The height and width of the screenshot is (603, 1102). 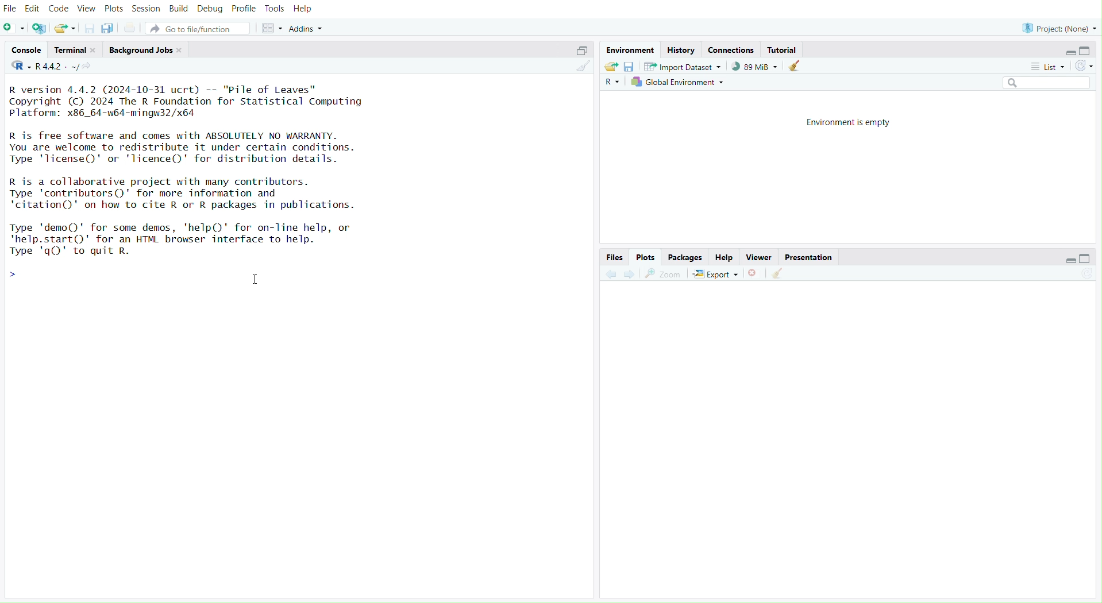 I want to click on Maximize, so click(x=581, y=49).